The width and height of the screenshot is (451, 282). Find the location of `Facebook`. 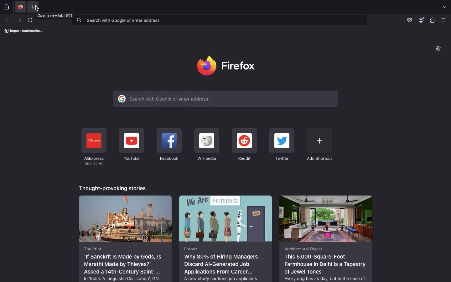

Facebook is located at coordinates (169, 146).